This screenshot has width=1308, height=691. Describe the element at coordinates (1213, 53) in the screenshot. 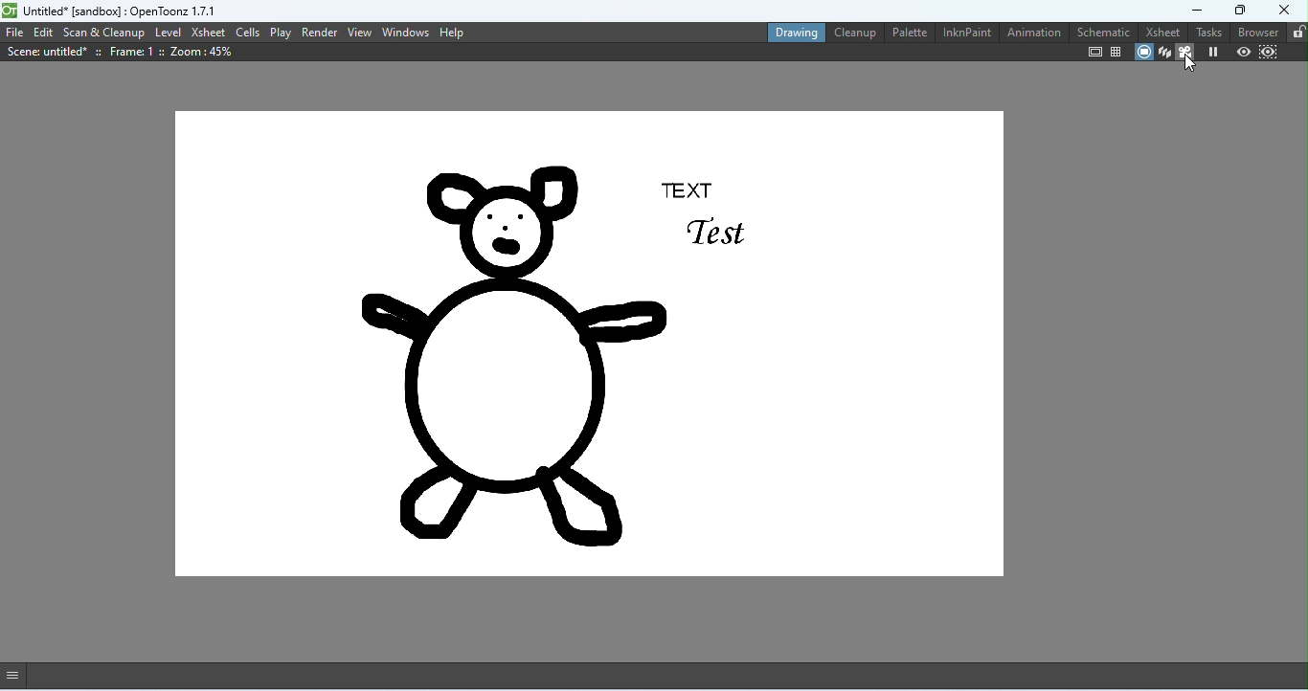

I see `freeze` at that location.